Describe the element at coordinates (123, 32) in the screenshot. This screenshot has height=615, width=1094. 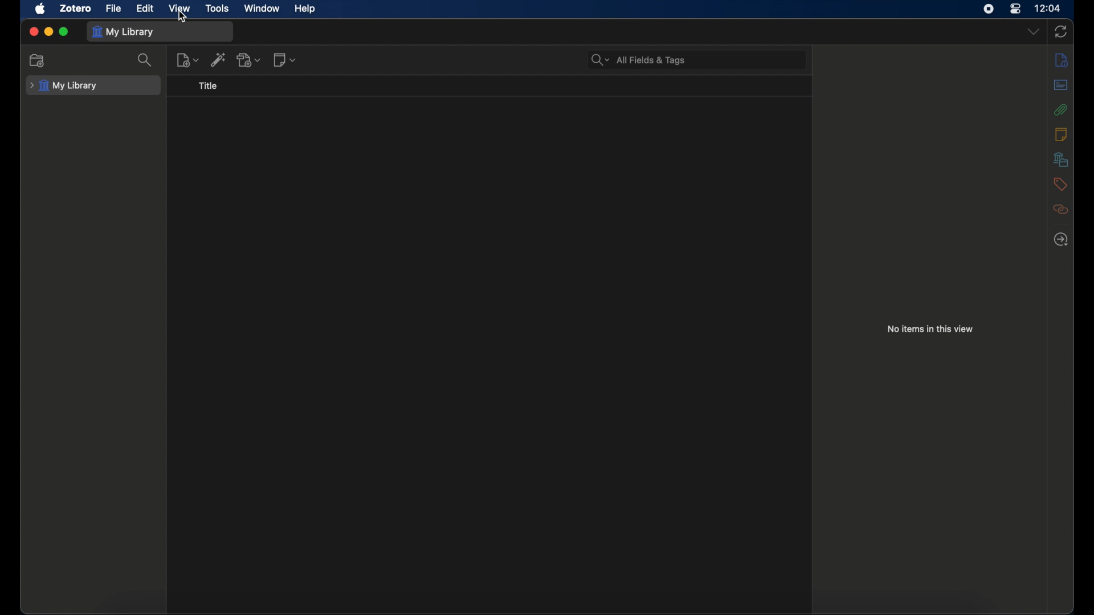
I see `my library` at that location.